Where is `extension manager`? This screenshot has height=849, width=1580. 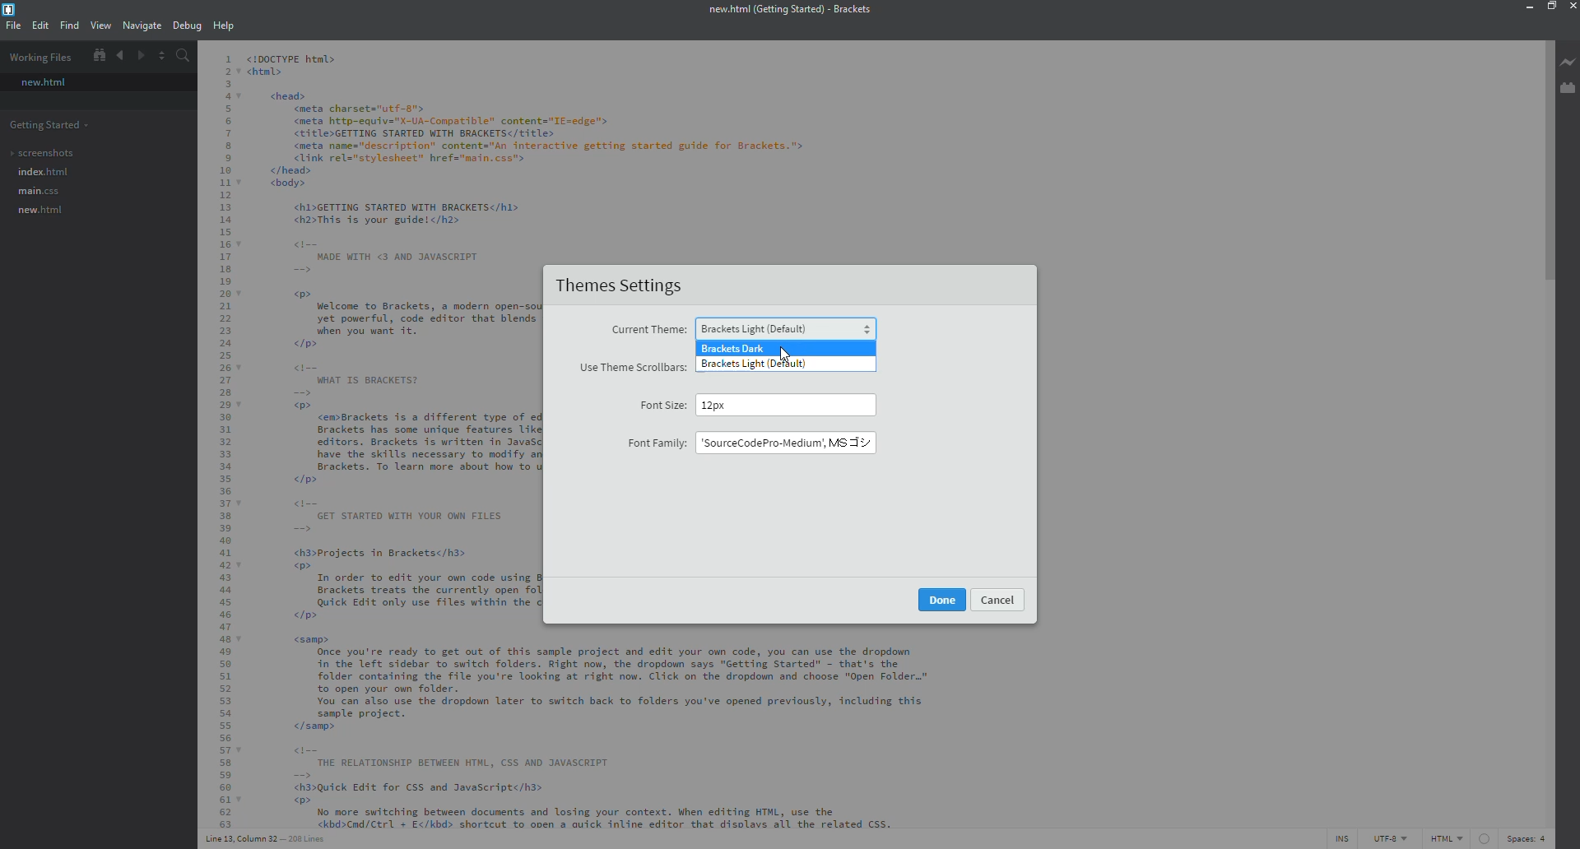 extension manager is located at coordinates (1568, 88).